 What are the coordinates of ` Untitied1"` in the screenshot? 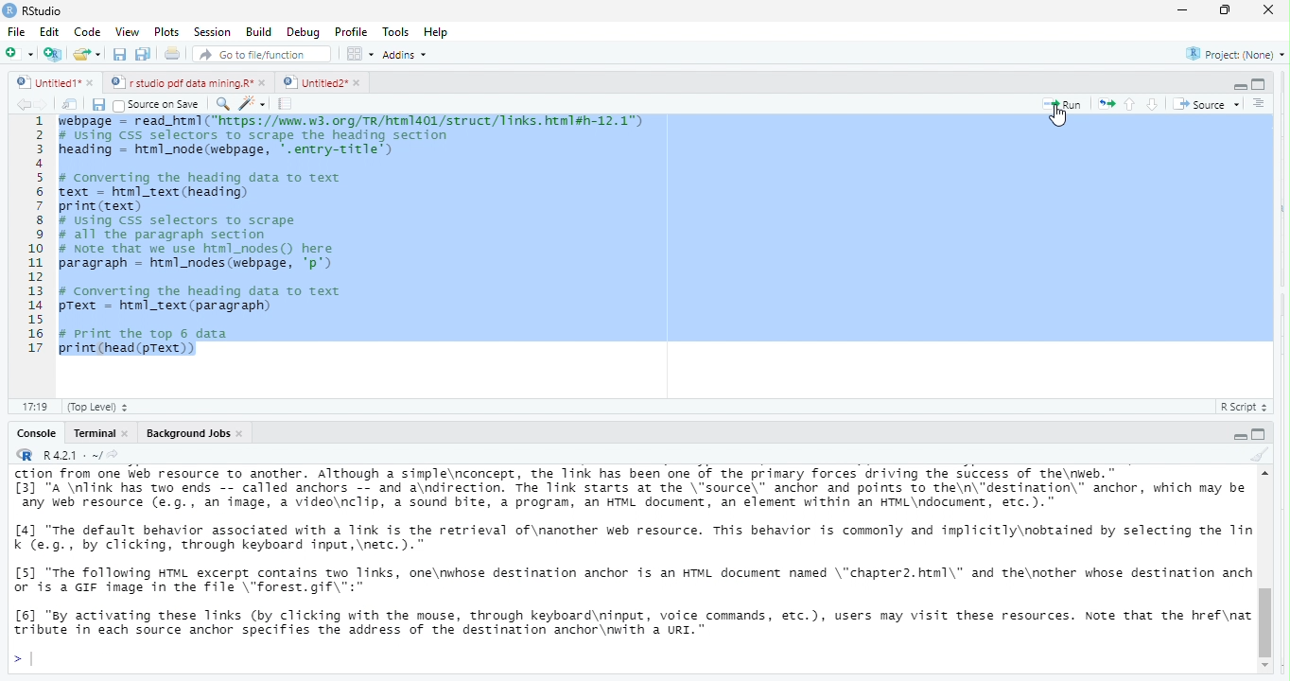 It's located at (44, 82).